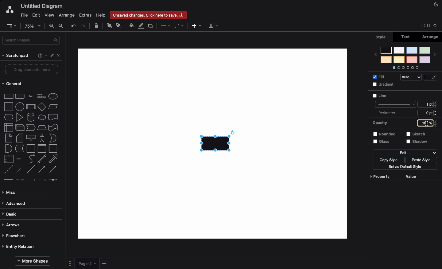 The height and width of the screenshot is (269, 442). What do you see at coordinates (9, 138) in the screenshot?
I see `note` at bounding box center [9, 138].